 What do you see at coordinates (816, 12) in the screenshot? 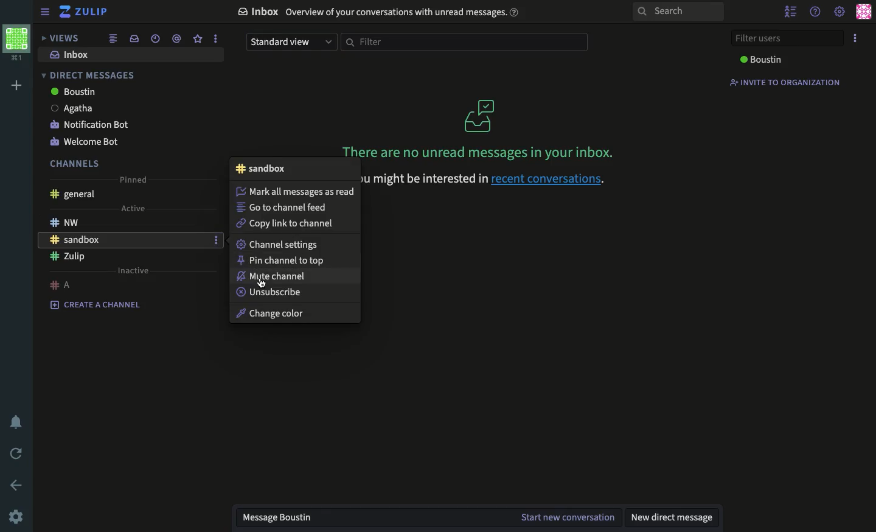
I see `help` at bounding box center [816, 12].